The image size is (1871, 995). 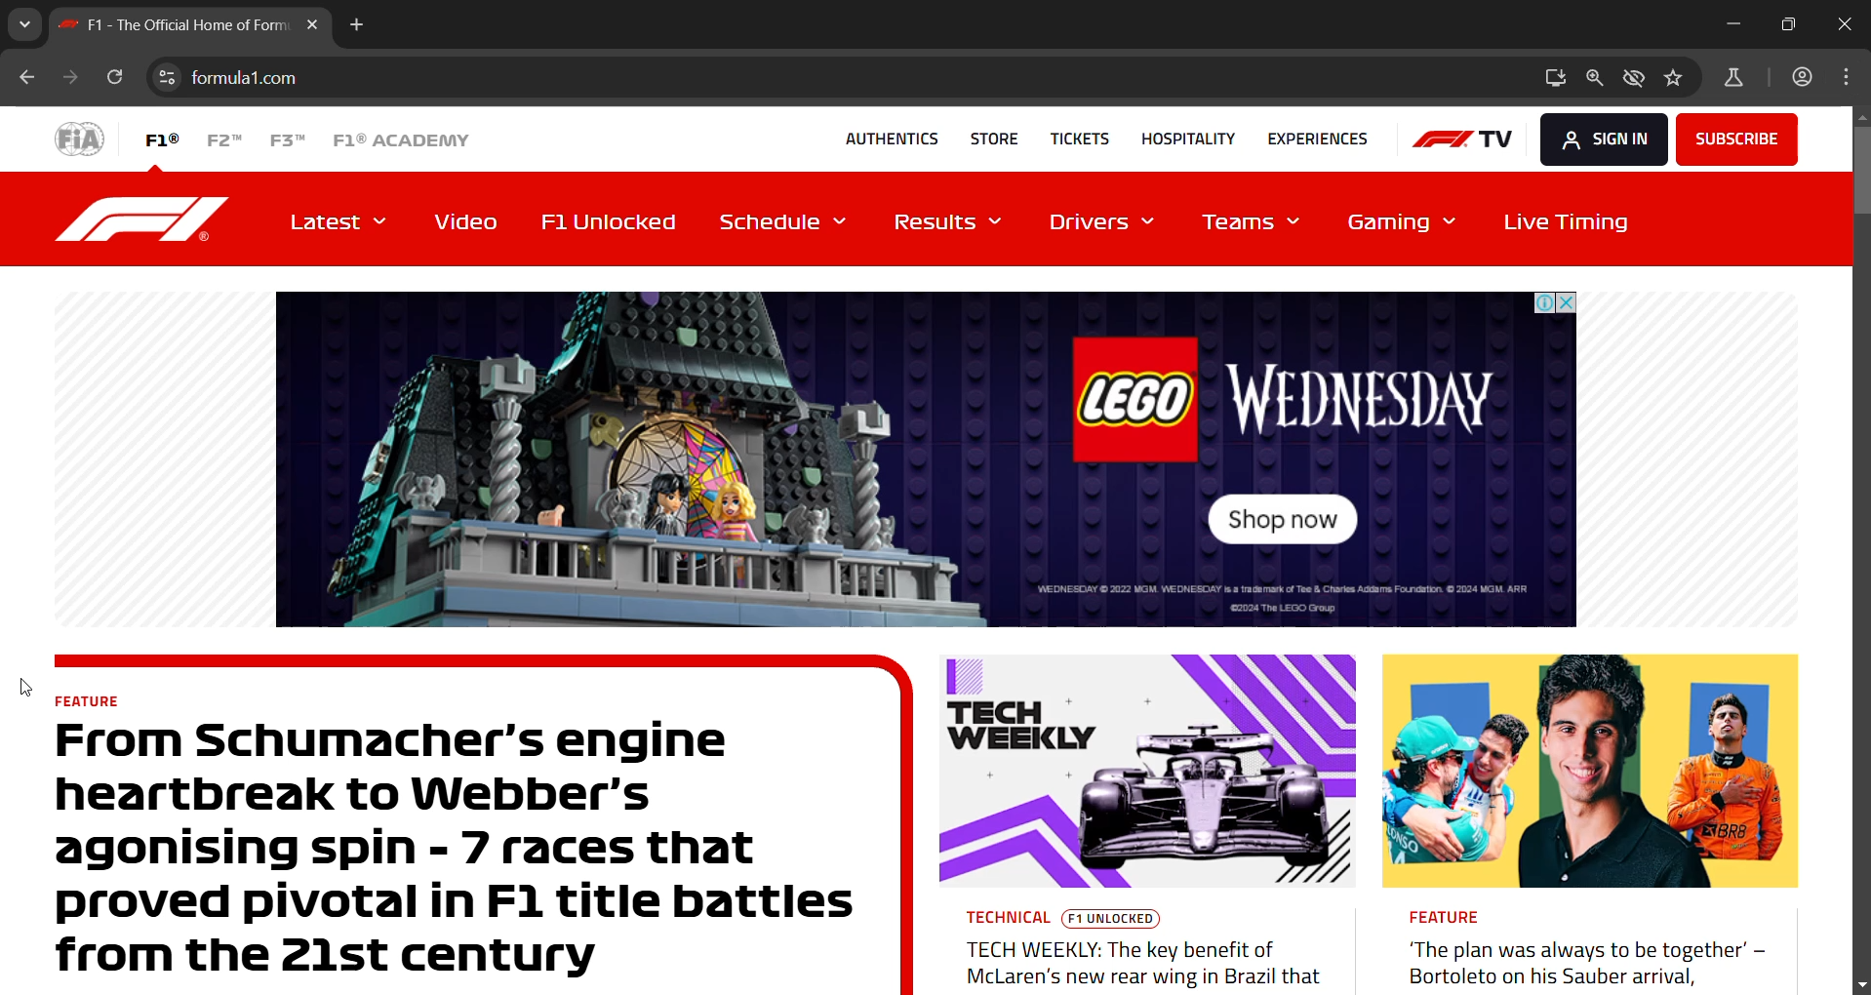 What do you see at coordinates (193, 30) in the screenshot?
I see `f1 the official home of form ` at bounding box center [193, 30].